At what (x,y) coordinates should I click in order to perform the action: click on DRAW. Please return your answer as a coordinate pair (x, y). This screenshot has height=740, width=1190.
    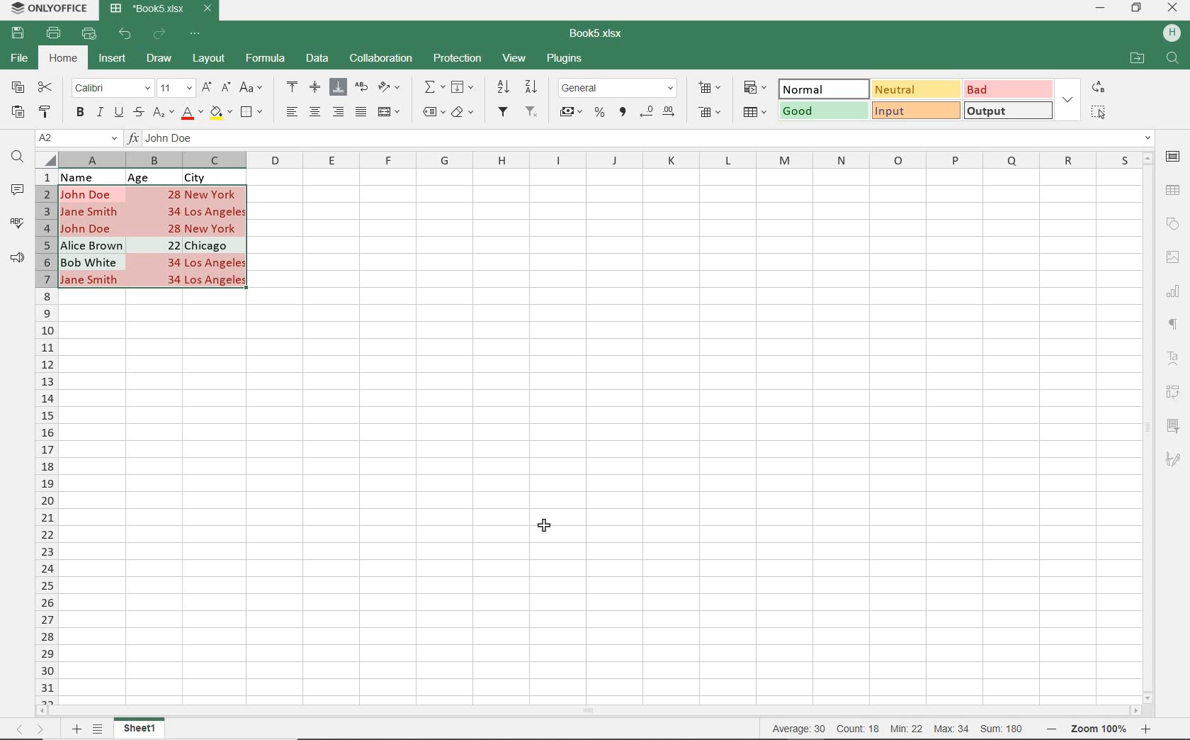
    Looking at the image, I should click on (160, 58).